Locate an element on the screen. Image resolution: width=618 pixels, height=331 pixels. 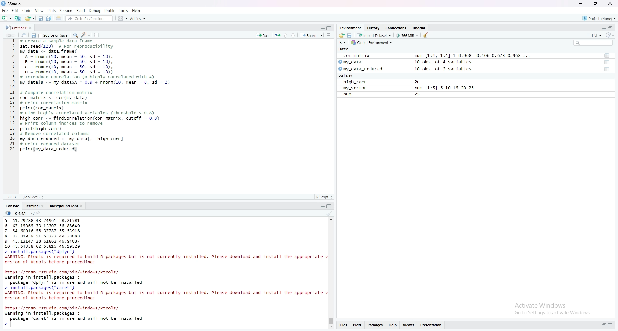
R Script  is located at coordinates (324, 198).